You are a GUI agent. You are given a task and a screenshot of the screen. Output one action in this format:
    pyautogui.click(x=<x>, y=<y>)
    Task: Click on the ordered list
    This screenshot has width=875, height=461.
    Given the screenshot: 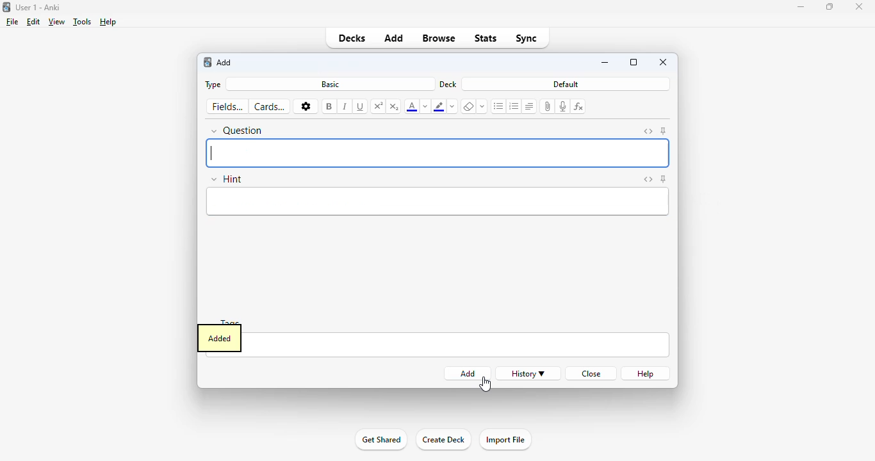 What is the action you would take?
    pyautogui.click(x=514, y=106)
    